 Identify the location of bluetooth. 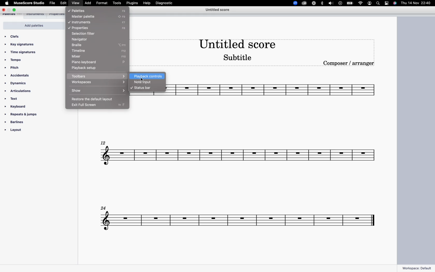
(322, 3).